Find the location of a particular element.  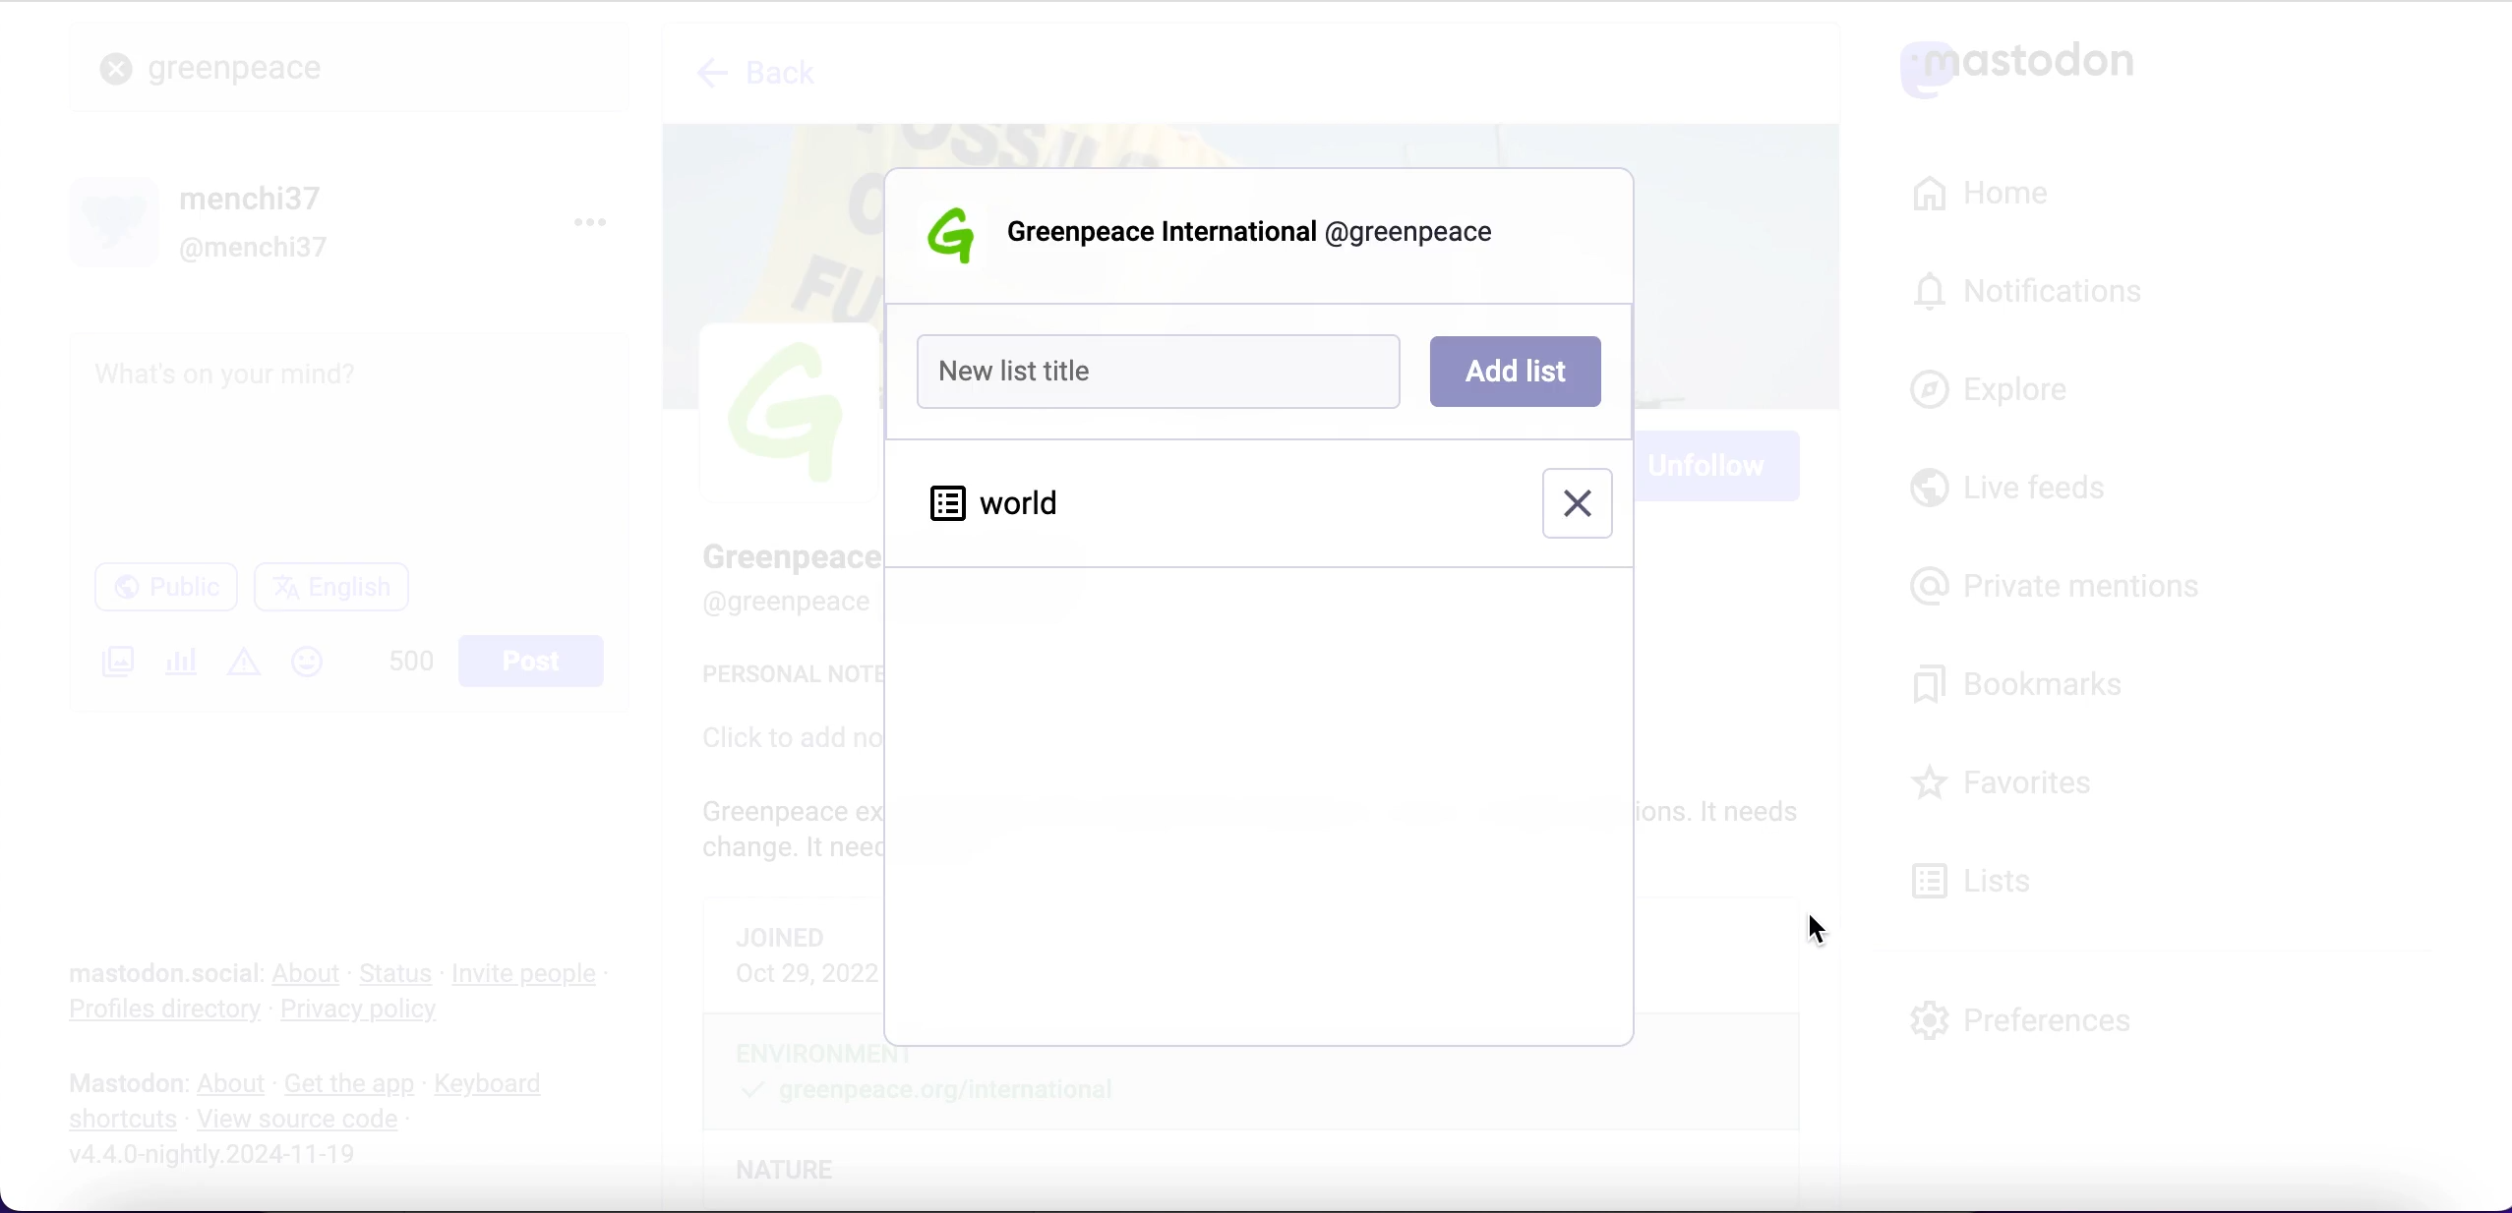

lists is located at coordinates (1983, 879).